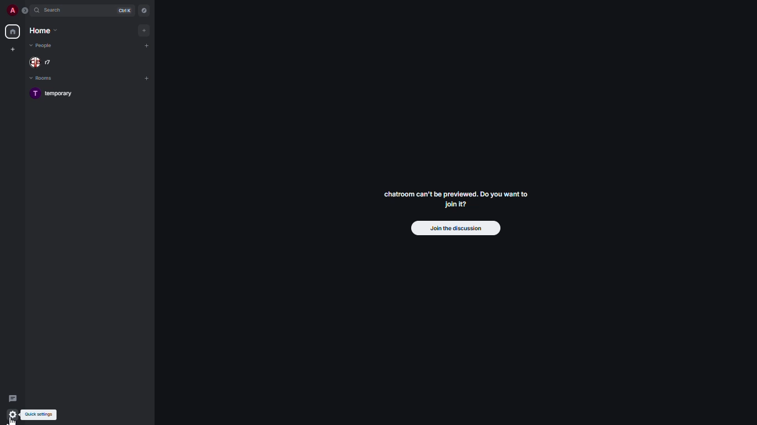 The height and width of the screenshot is (425, 757). What do you see at coordinates (146, 45) in the screenshot?
I see `add` at bounding box center [146, 45].